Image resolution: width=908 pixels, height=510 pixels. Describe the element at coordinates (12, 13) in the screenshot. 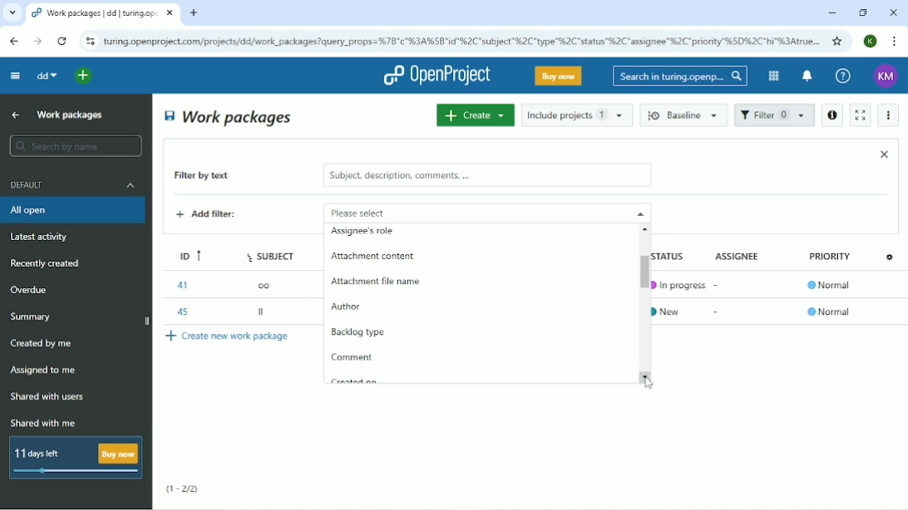

I see `Search tabs` at that location.